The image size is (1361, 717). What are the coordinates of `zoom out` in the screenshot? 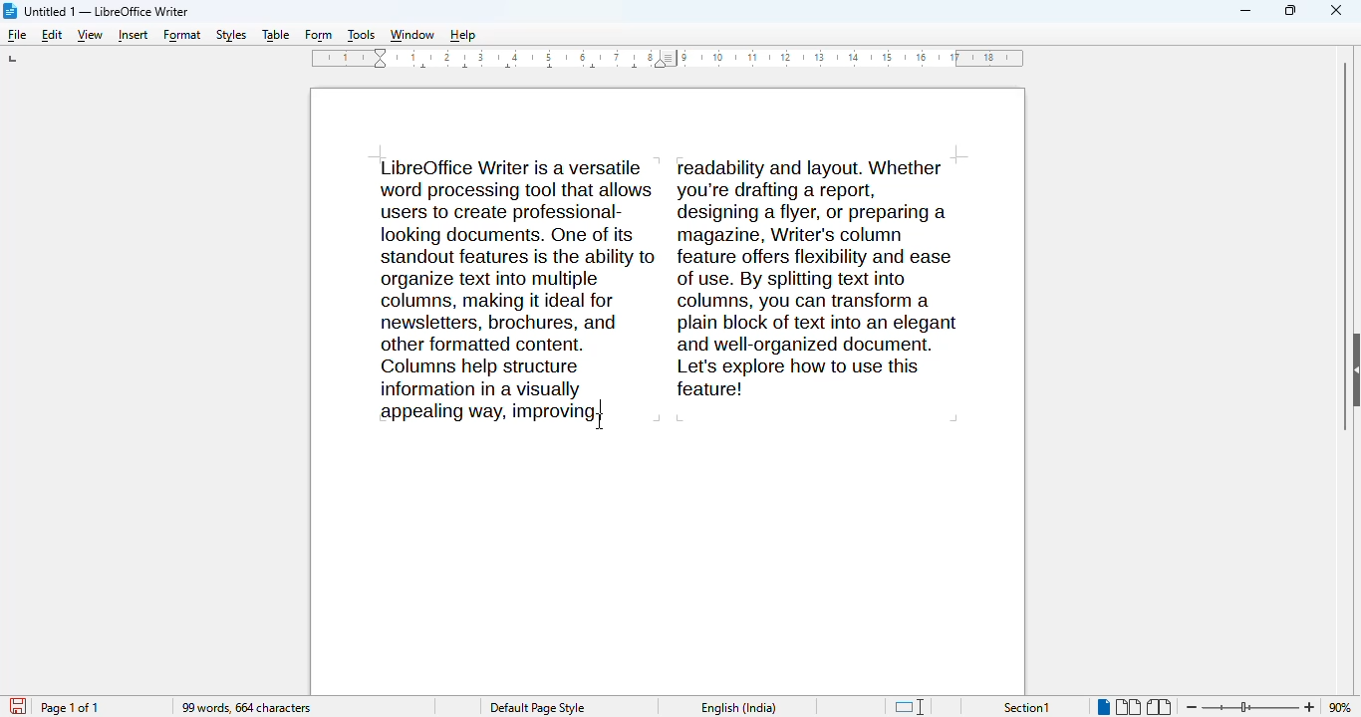 It's located at (1191, 708).